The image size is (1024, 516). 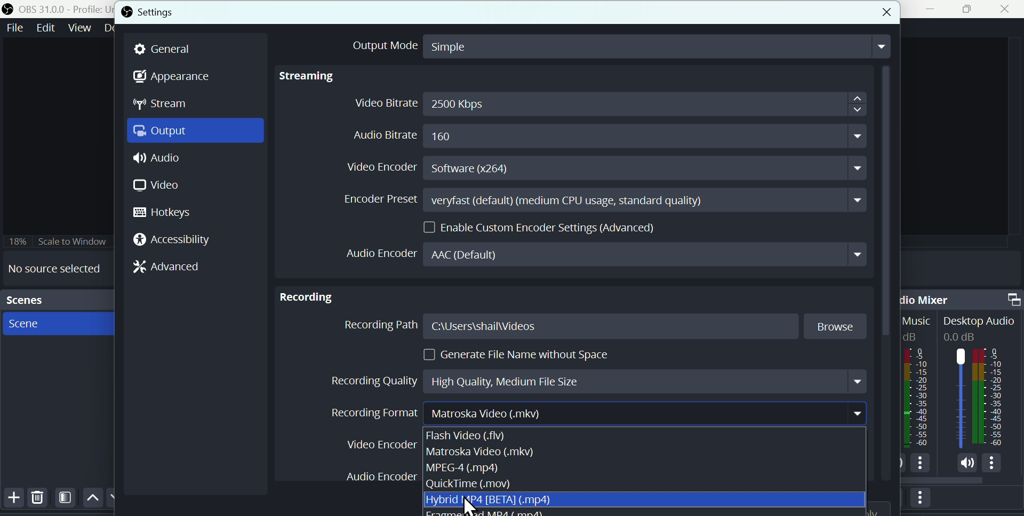 What do you see at coordinates (594, 380) in the screenshot?
I see `Recording quality` at bounding box center [594, 380].